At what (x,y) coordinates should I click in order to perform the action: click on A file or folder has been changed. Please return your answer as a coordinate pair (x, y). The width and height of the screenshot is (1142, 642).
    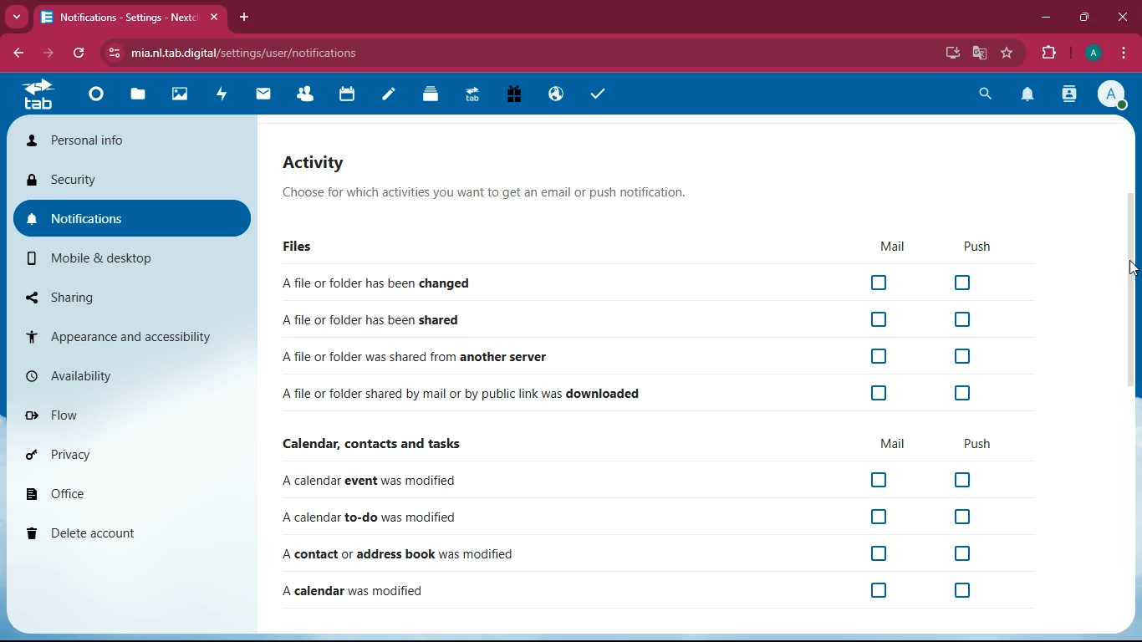
    Looking at the image, I should click on (635, 283).